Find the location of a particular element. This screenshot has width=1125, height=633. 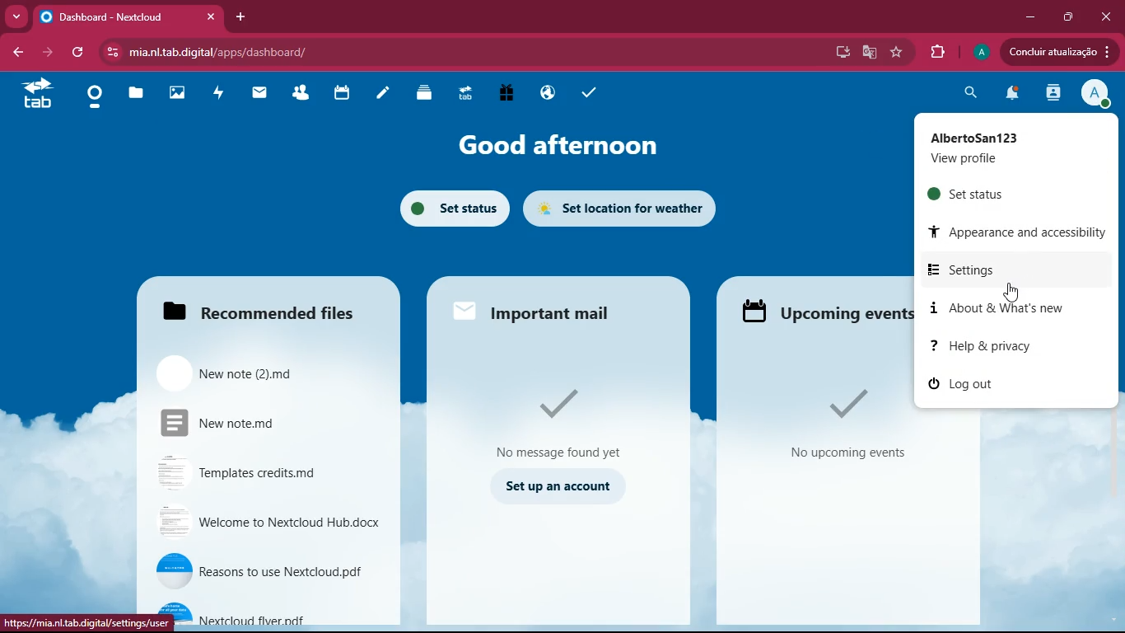

layers is located at coordinates (420, 95).